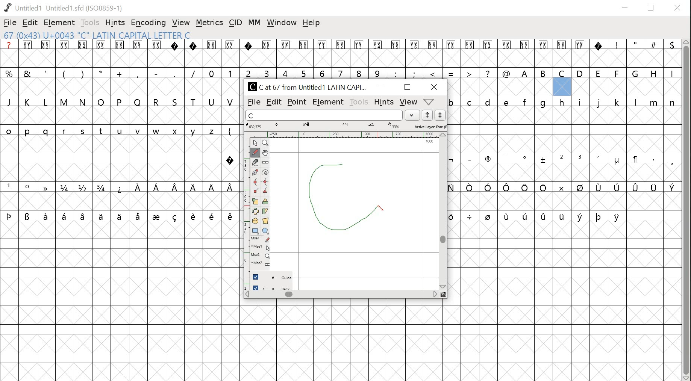  I want to click on point, so click(297, 101).